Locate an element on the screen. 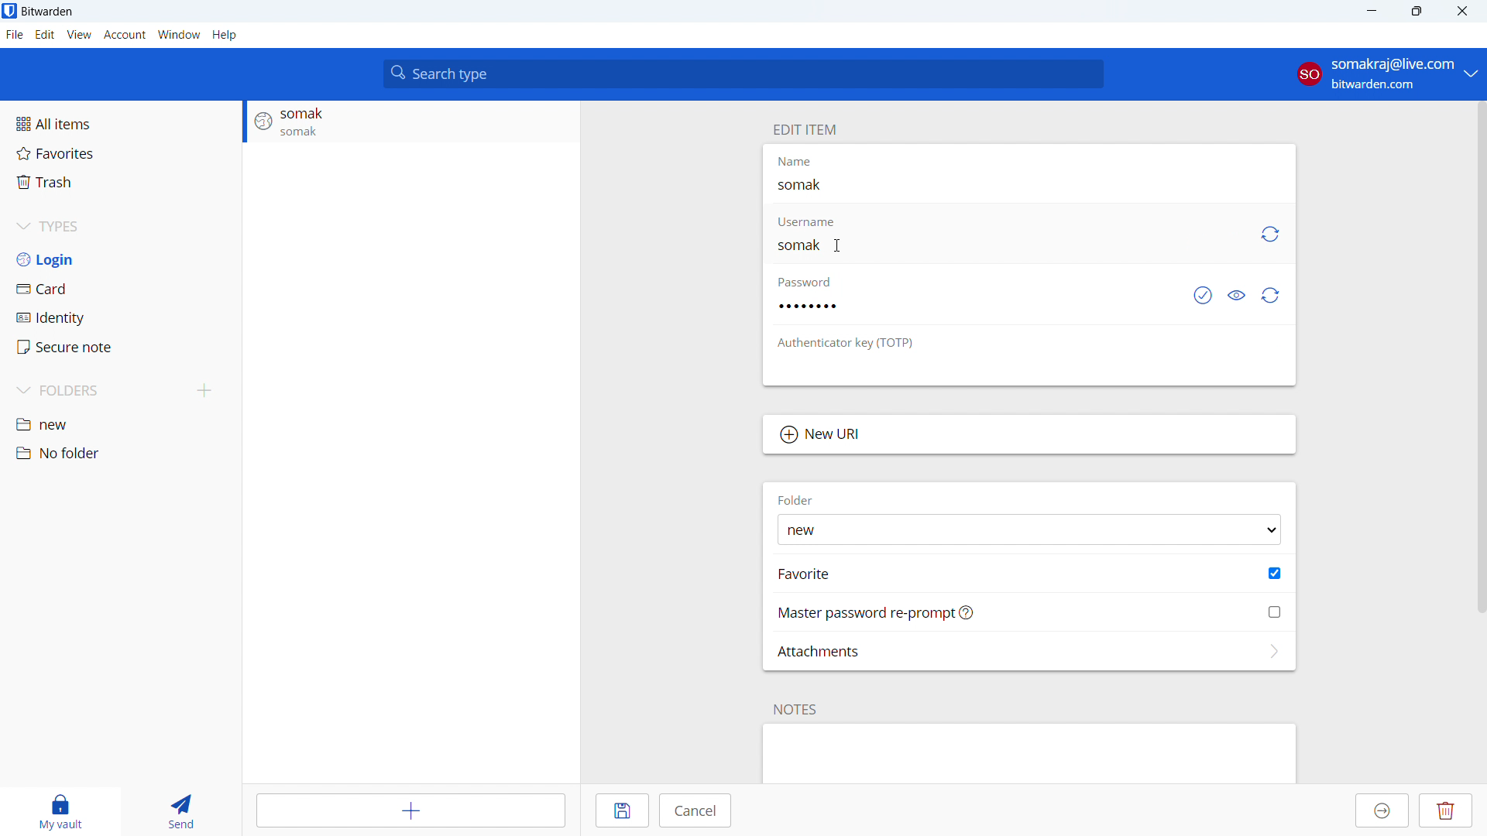 The height and width of the screenshot is (836, 1487). favorites is located at coordinates (121, 153).